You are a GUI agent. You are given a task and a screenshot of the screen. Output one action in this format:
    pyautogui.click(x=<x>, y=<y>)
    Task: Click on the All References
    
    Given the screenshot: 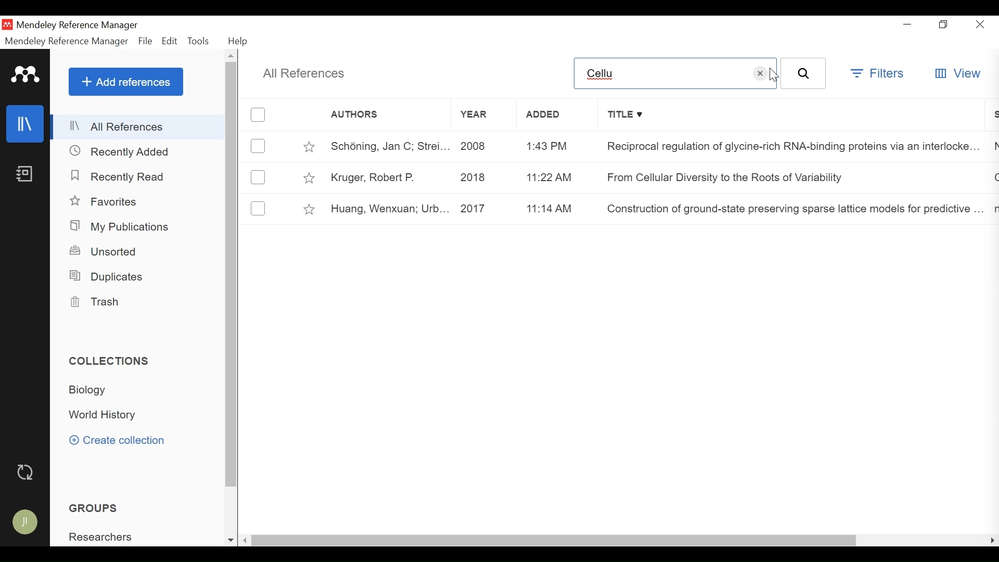 What is the action you would take?
    pyautogui.click(x=138, y=126)
    